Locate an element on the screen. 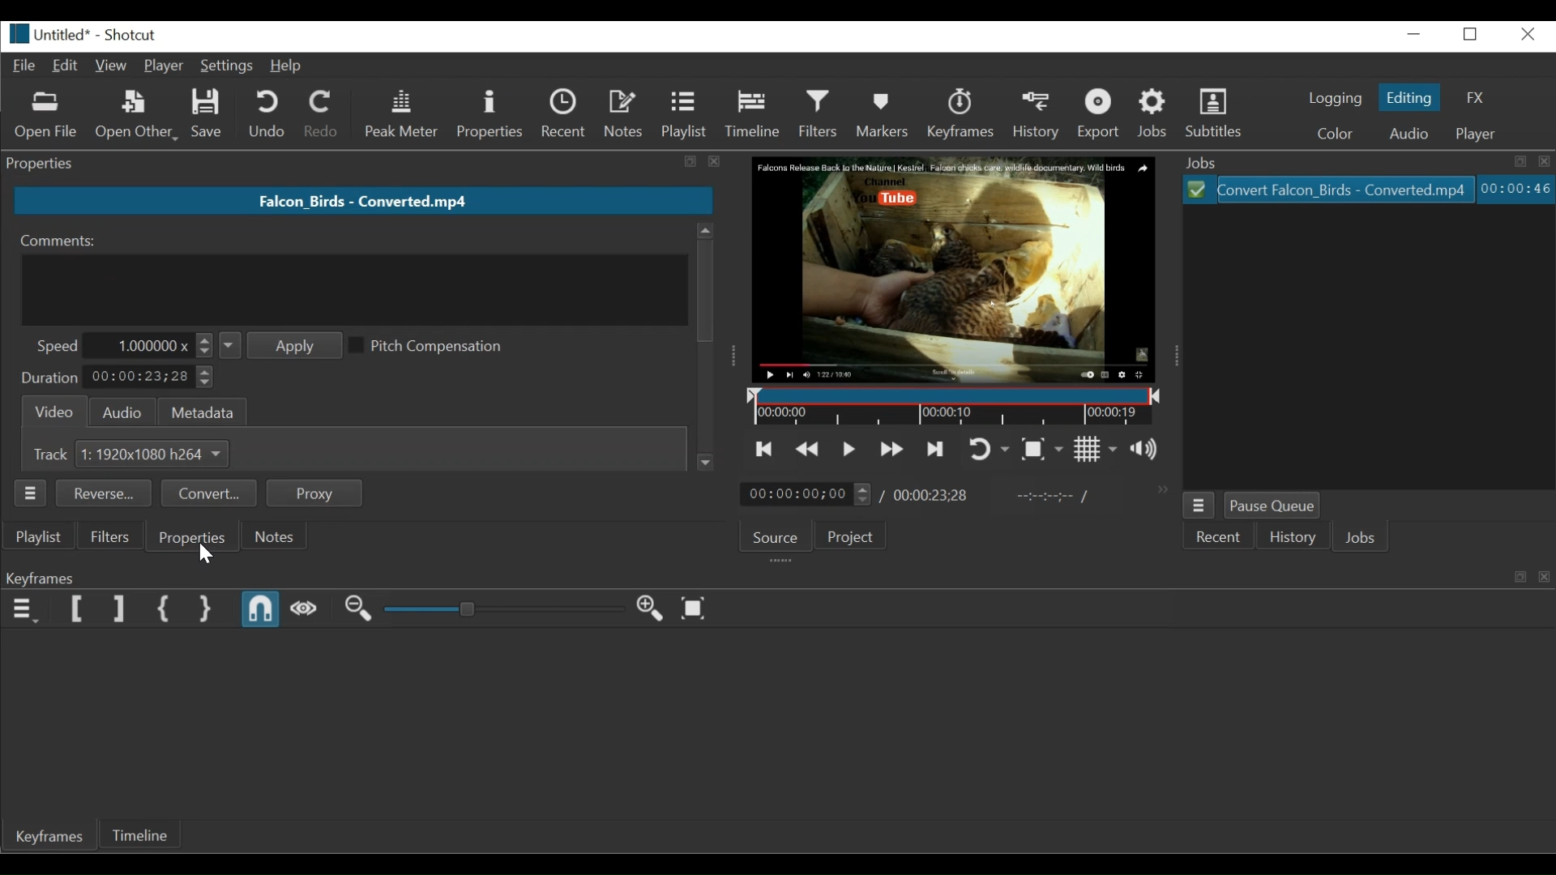  Zoom out keyframe is located at coordinates (361, 611).